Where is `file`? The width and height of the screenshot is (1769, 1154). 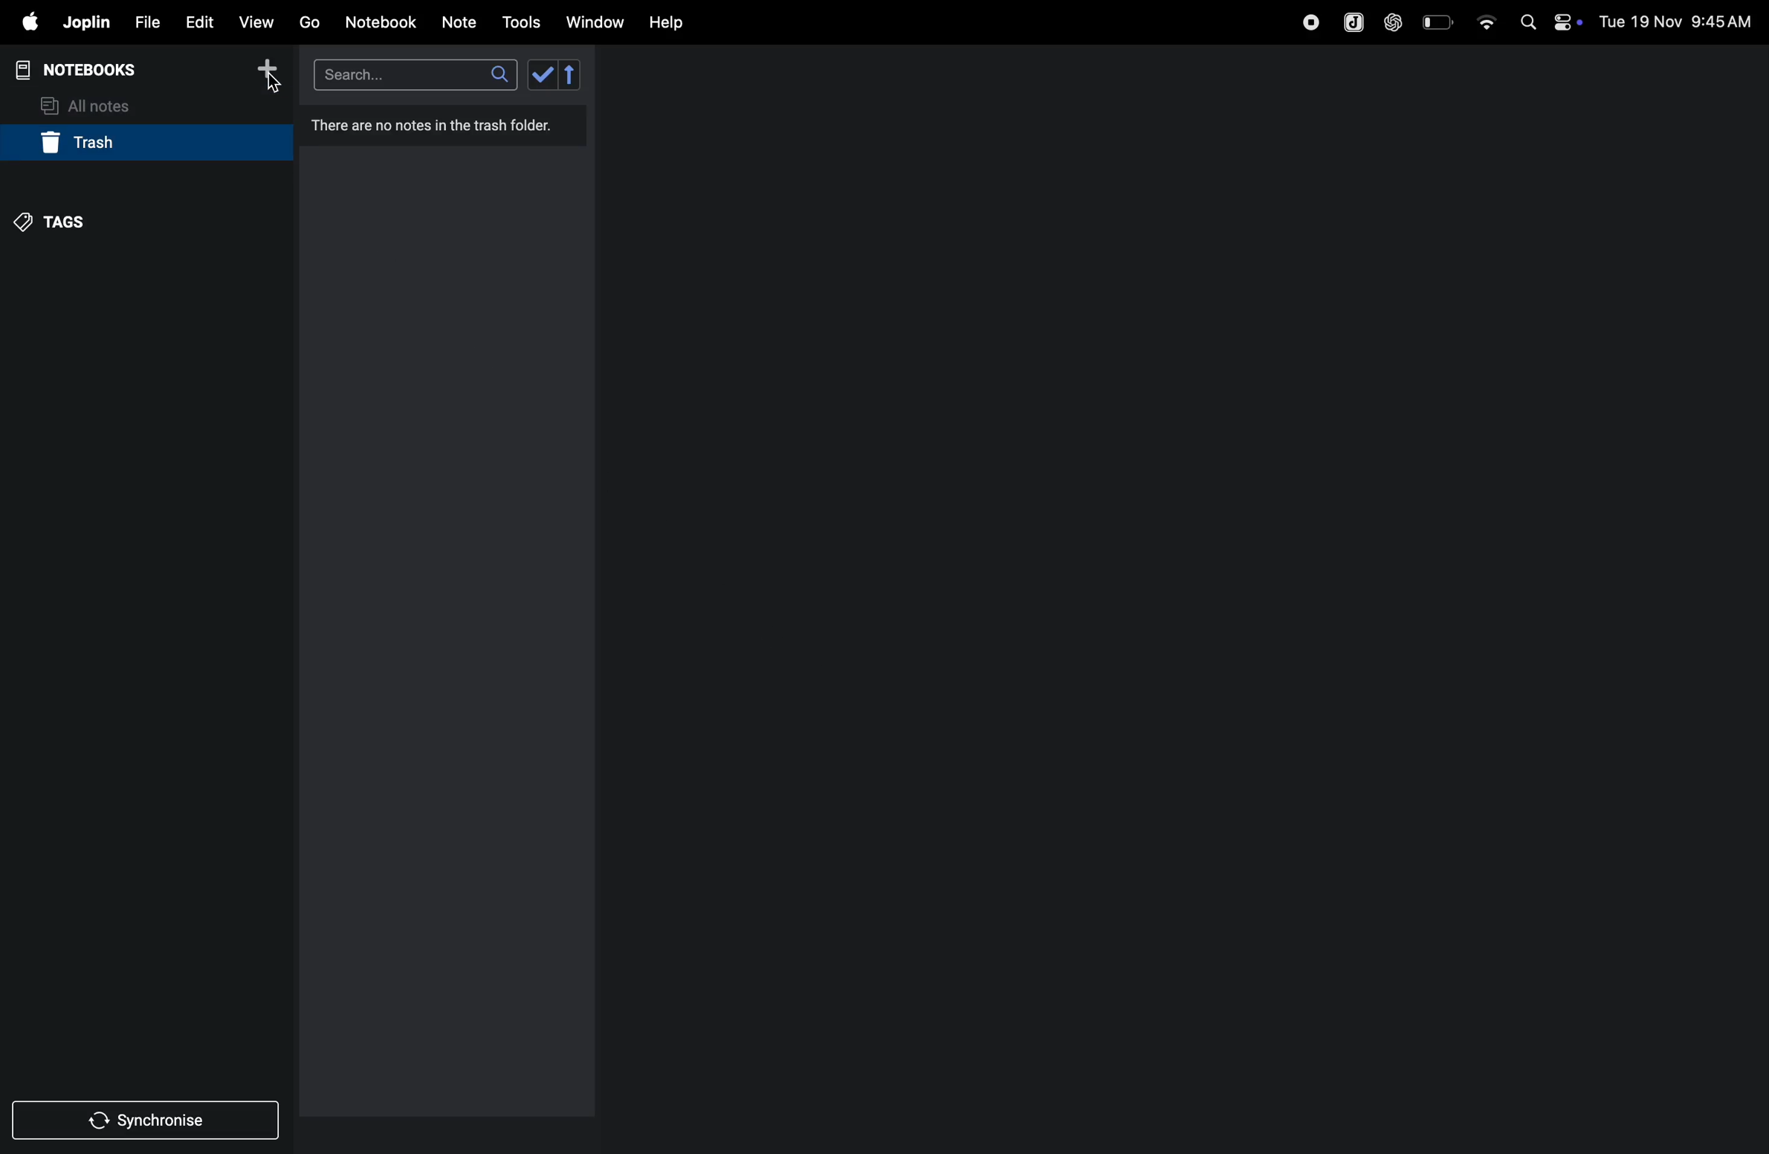 file is located at coordinates (144, 23).